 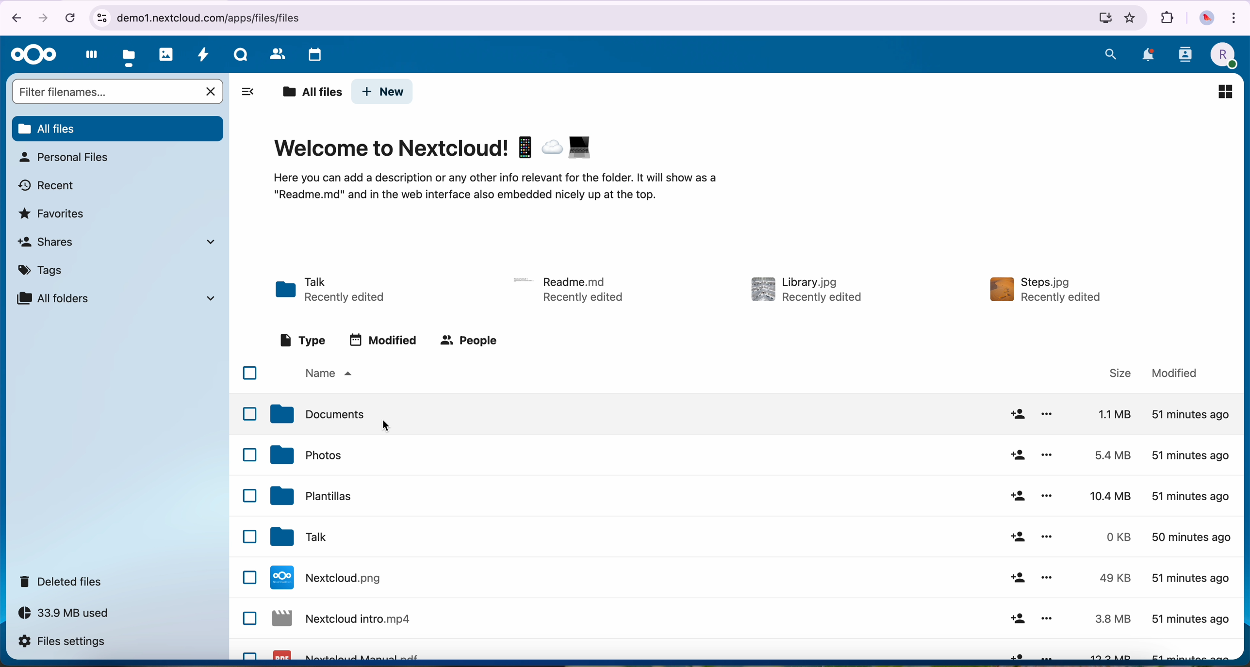 I want to click on search, so click(x=1111, y=54).